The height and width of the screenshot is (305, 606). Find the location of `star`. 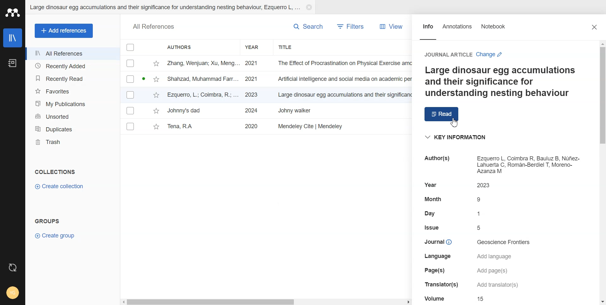

star is located at coordinates (156, 127).